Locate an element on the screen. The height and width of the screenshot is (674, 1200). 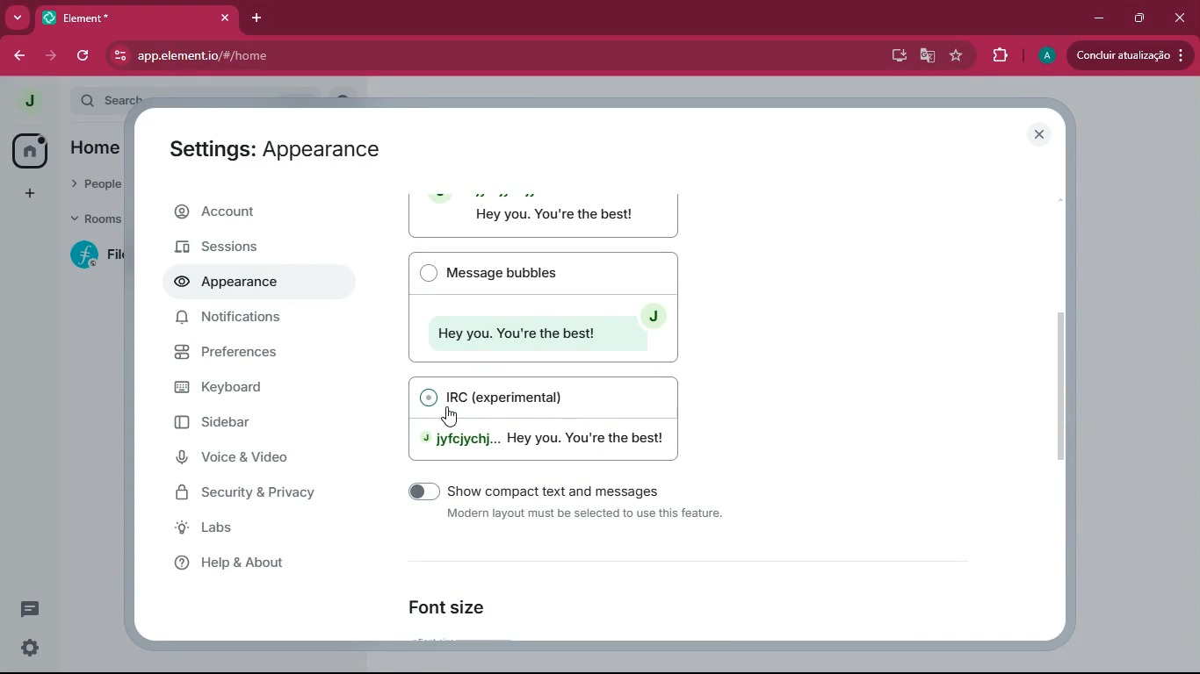
maximize is located at coordinates (1143, 17).